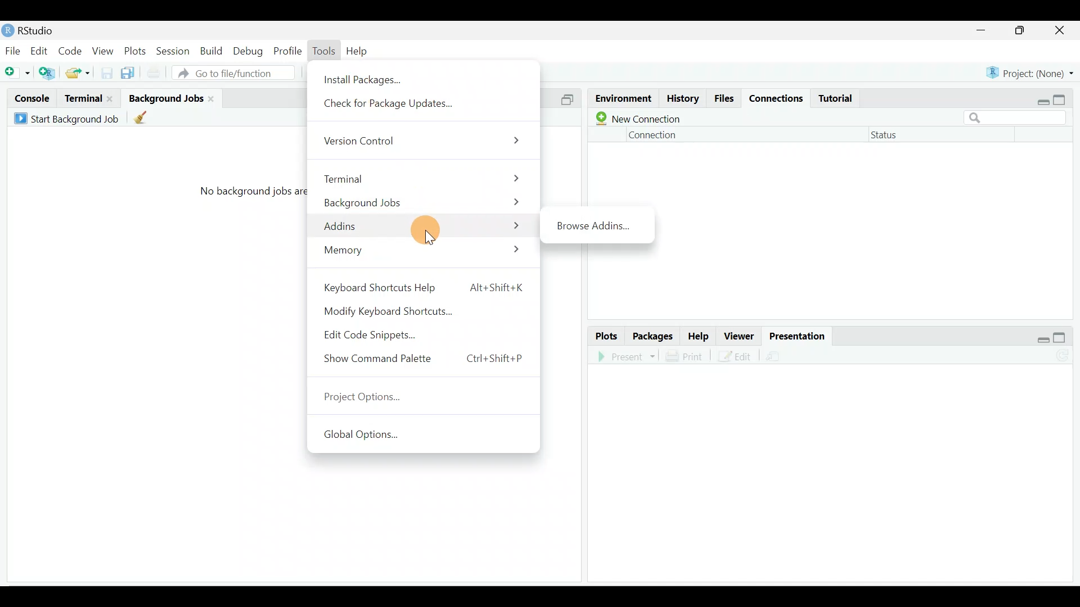  I want to click on Install Packages..., so click(365, 77).